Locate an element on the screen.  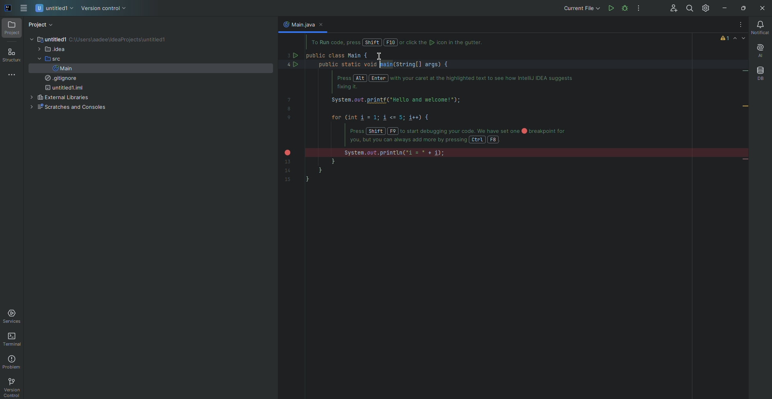
Minimize is located at coordinates (723, 8).